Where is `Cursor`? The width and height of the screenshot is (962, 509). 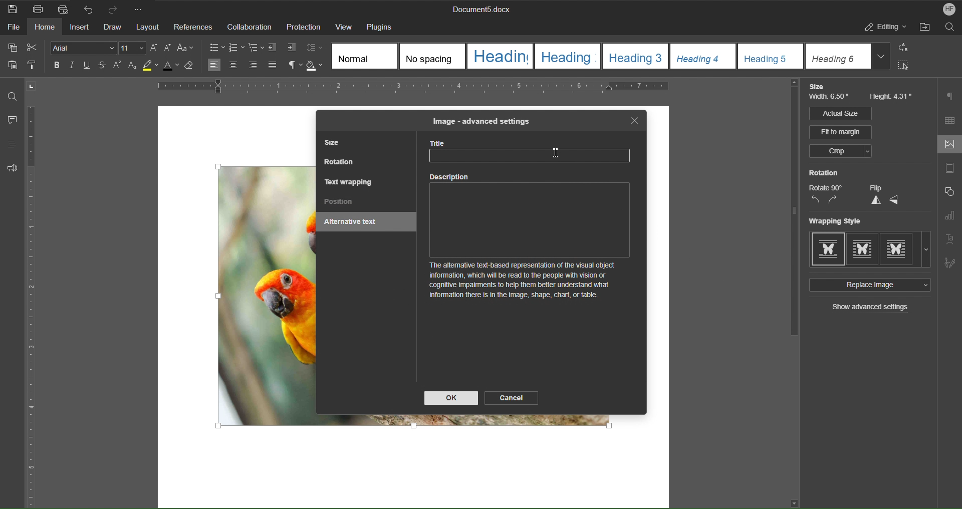
Cursor is located at coordinates (557, 153).